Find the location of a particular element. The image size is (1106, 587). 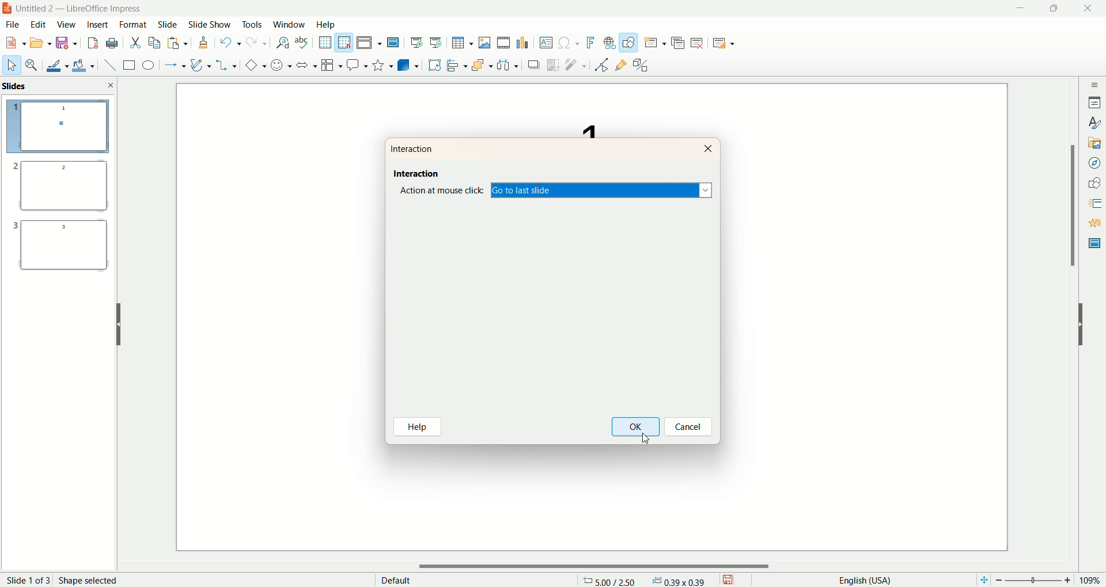

title is located at coordinates (85, 9).